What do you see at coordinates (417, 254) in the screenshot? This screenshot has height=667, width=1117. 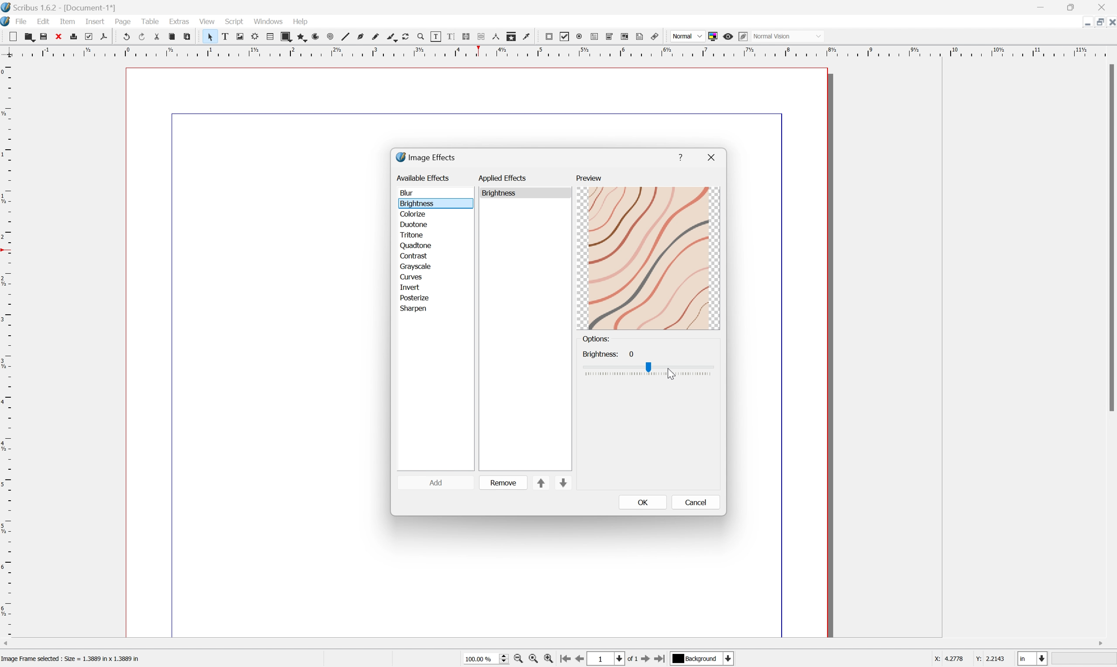 I see `contrast` at bounding box center [417, 254].